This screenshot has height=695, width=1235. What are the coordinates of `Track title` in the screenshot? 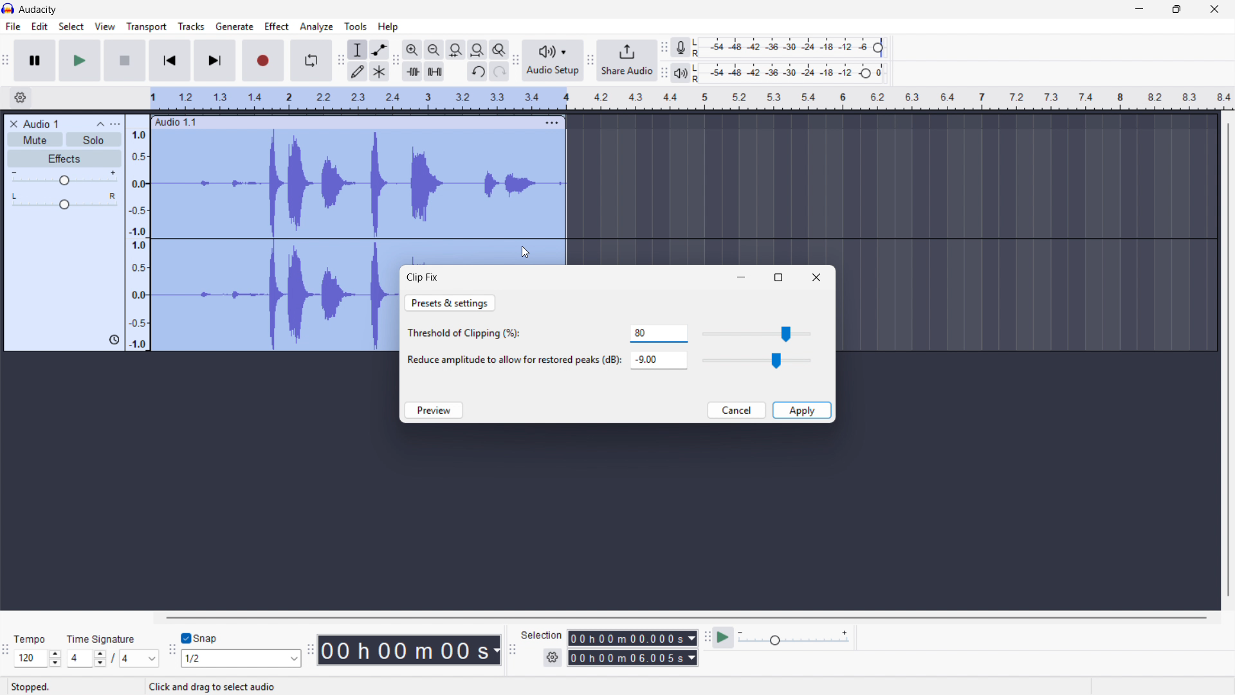 It's located at (41, 124).